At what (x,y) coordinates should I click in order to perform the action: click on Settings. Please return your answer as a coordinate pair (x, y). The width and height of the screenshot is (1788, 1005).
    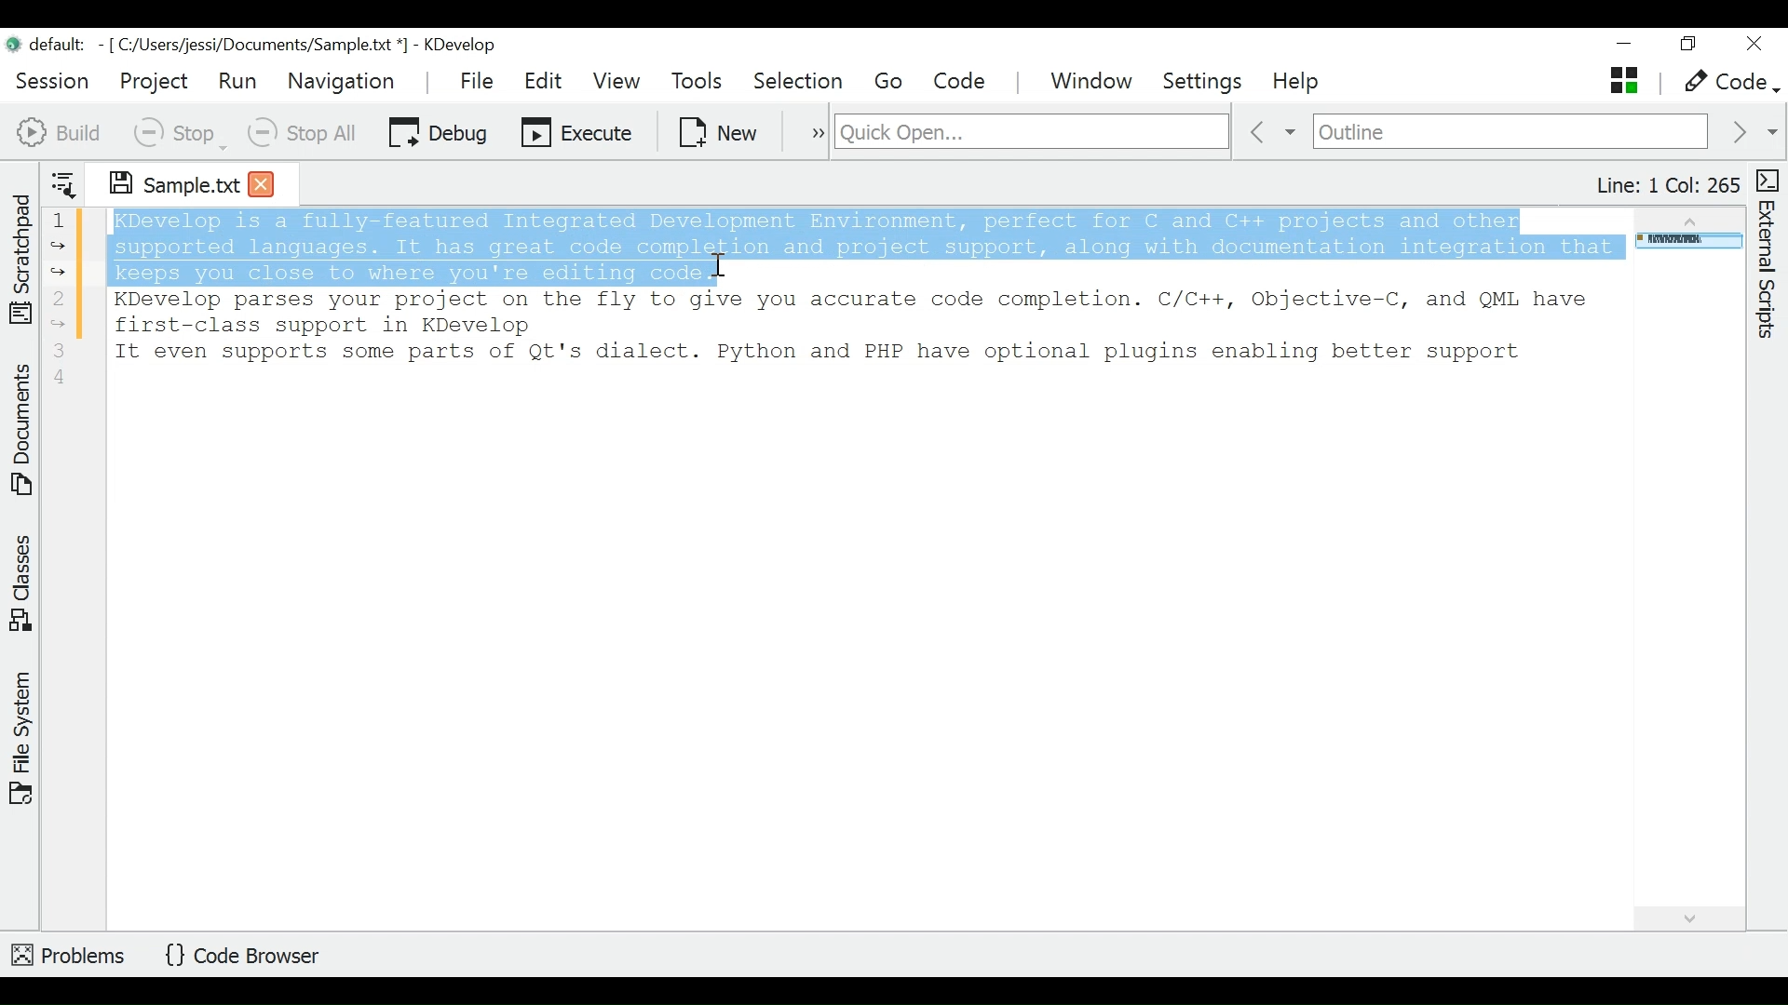
    Looking at the image, I should click on (1209, 82).